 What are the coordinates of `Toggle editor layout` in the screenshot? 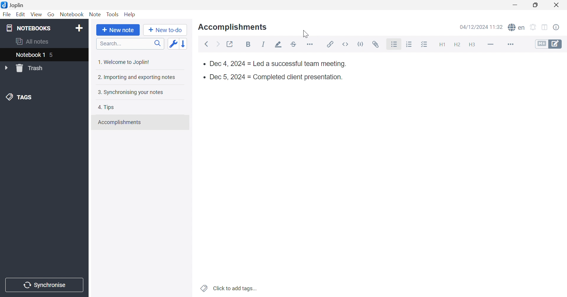 It's located at (545, 28).